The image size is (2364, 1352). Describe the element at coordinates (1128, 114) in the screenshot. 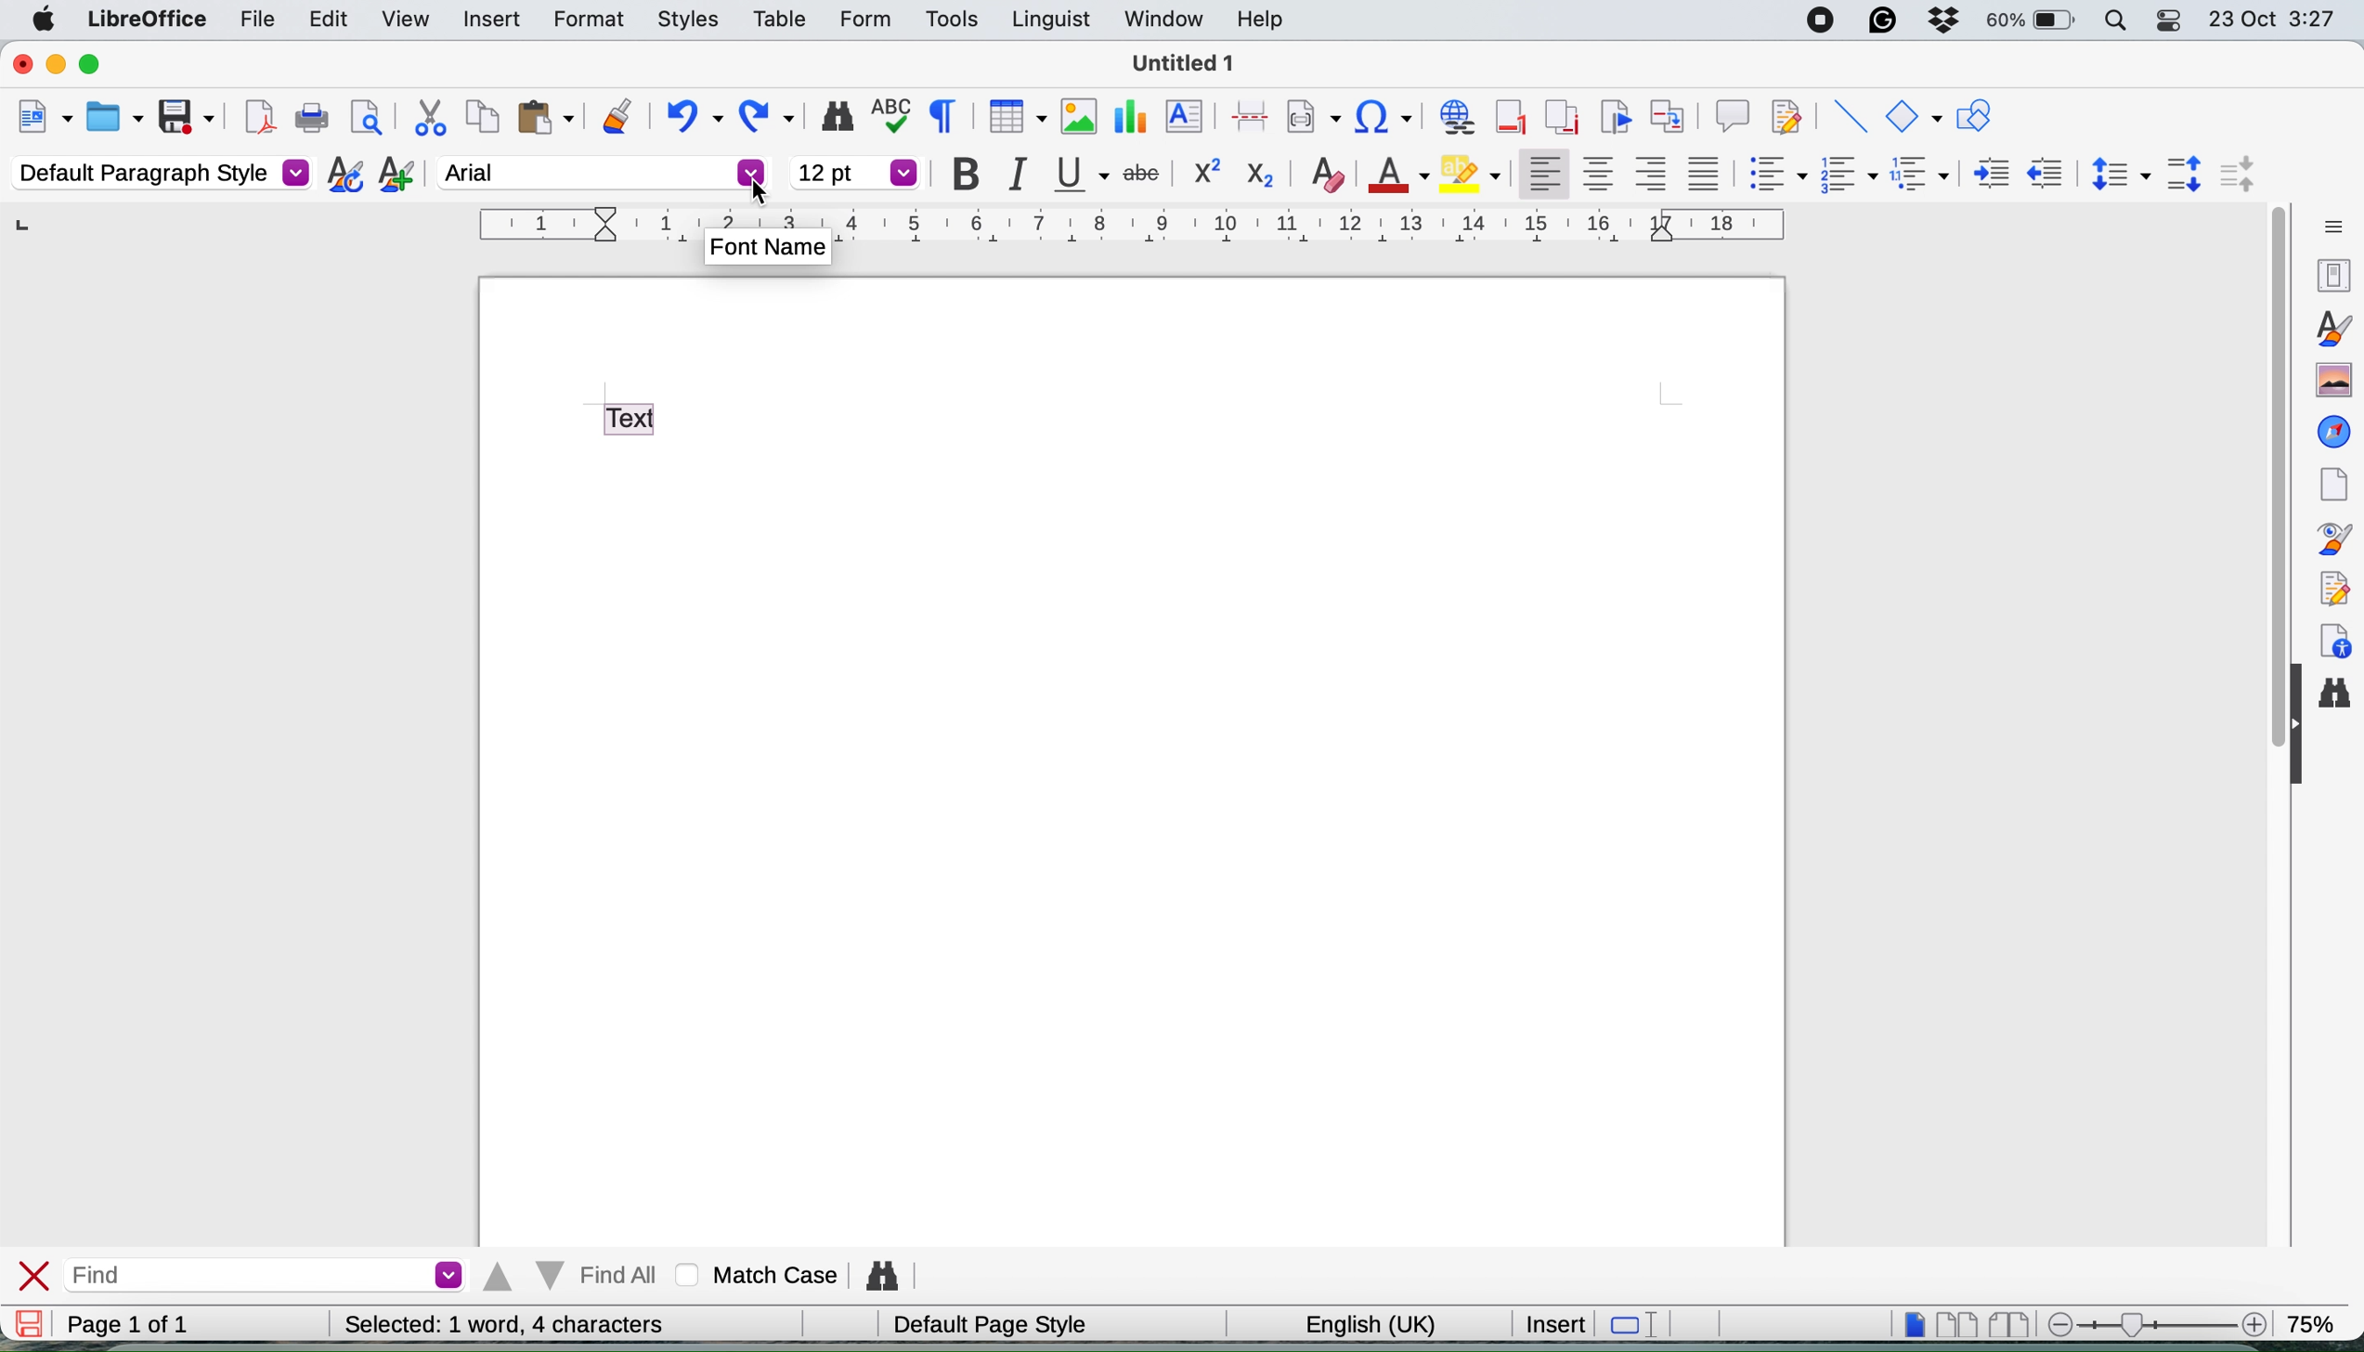

I see `insert chart` at that location.